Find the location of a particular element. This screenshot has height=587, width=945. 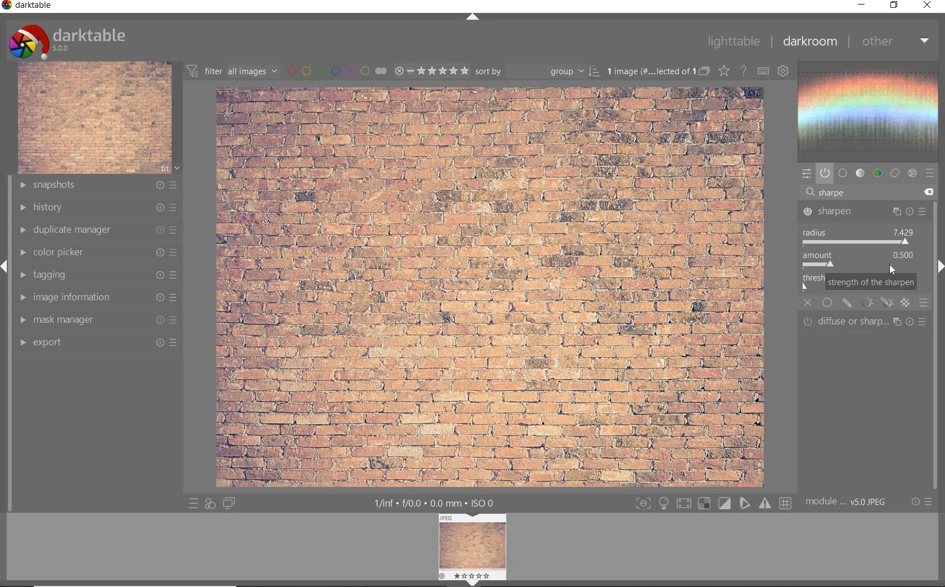

display a second darkroom image widow is located at coordinates (230, 503).